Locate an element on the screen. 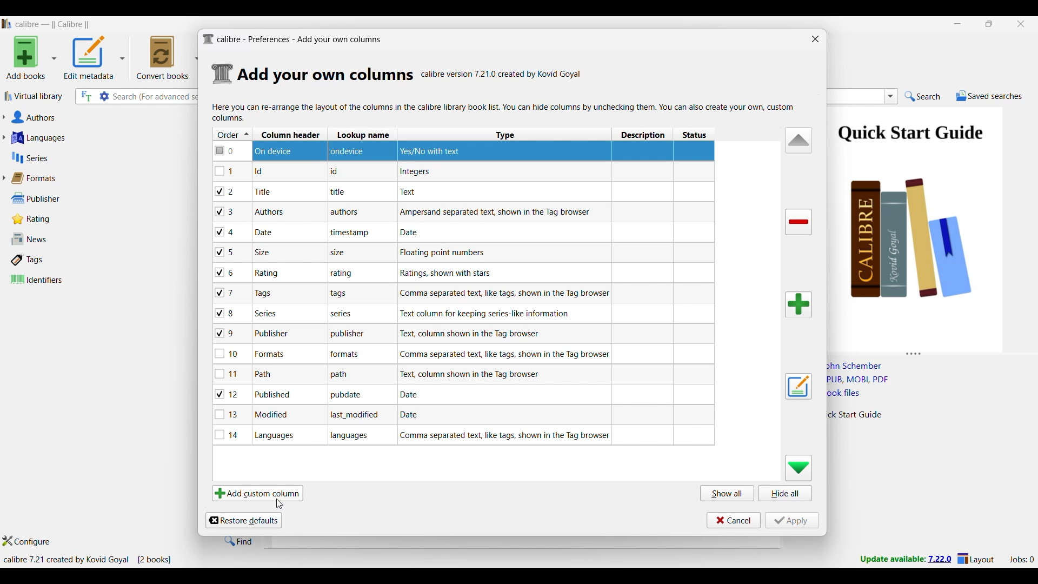  Tags is located at coordinates (50, 260).